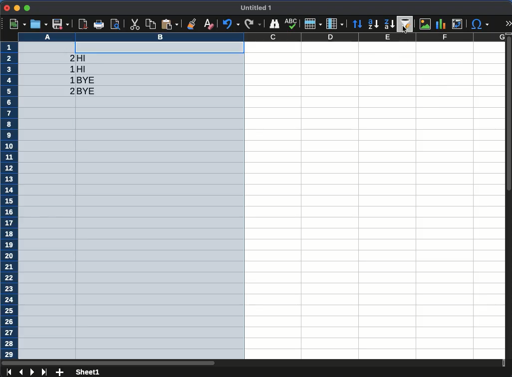 Image resolution: width=512 pixels, height=377 pixels. What do you see at coordinates (70, 91) in the screenshot?
I see `2` at bounding box center [70, 91].